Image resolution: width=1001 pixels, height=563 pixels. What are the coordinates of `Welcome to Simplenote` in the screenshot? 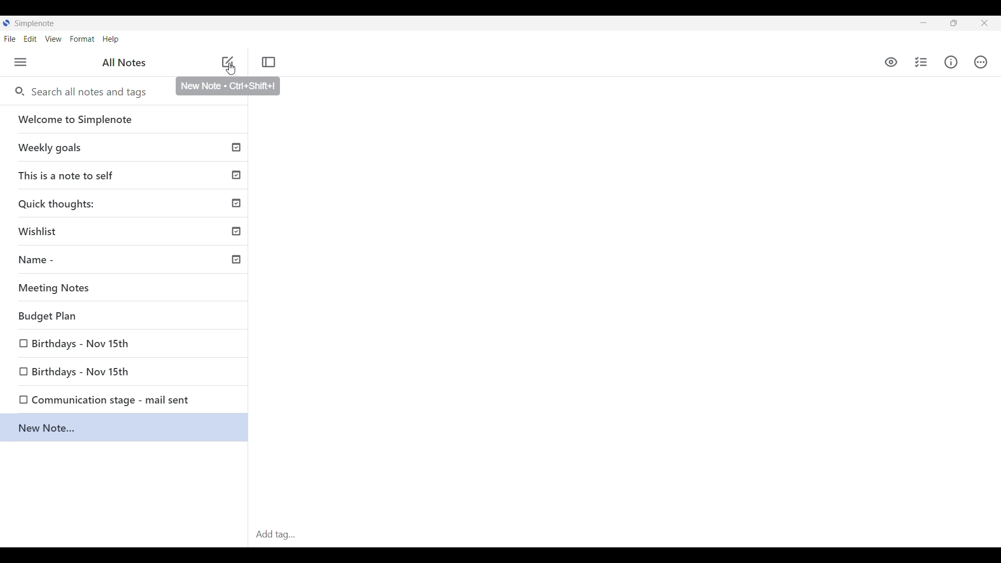 It's located at (125, 118).